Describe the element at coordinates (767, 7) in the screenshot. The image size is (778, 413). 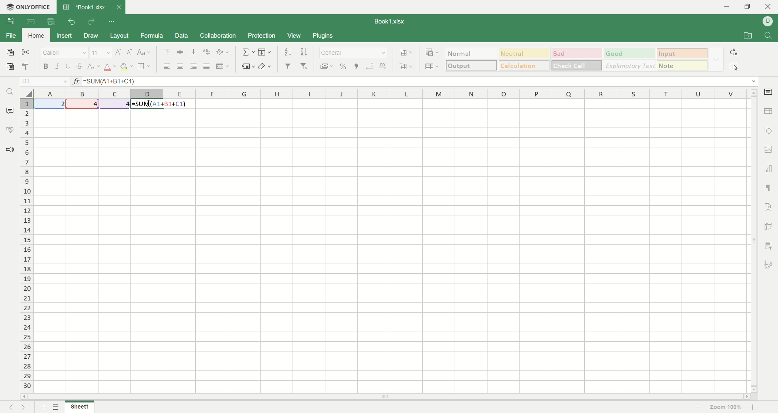
I see `close` at that location.